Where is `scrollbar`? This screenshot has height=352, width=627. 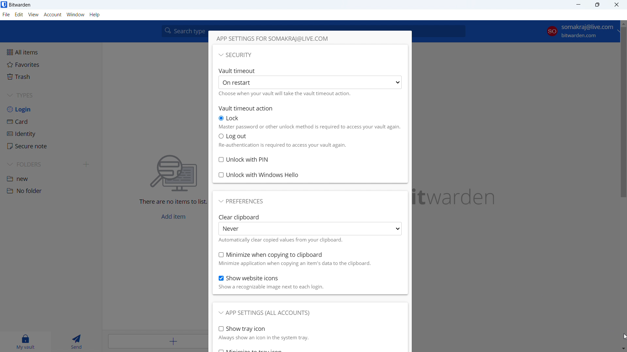 scrollbar is located at coordinates (622, 112).